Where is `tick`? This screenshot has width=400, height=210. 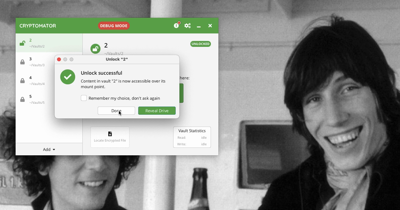
tick is located at coordinates (68, 76).